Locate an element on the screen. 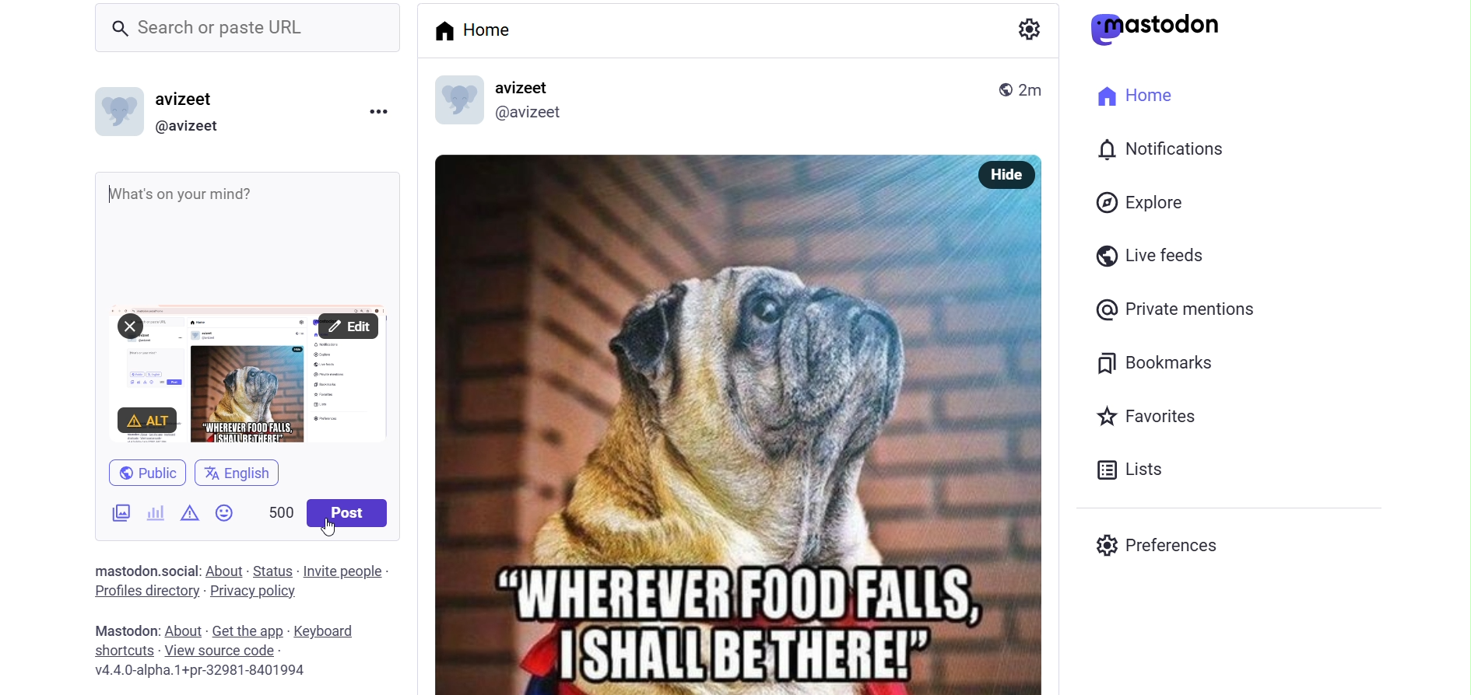 The height and width of the screenshot is (695, 1471). image/videos is located at coordinates (115, 512).